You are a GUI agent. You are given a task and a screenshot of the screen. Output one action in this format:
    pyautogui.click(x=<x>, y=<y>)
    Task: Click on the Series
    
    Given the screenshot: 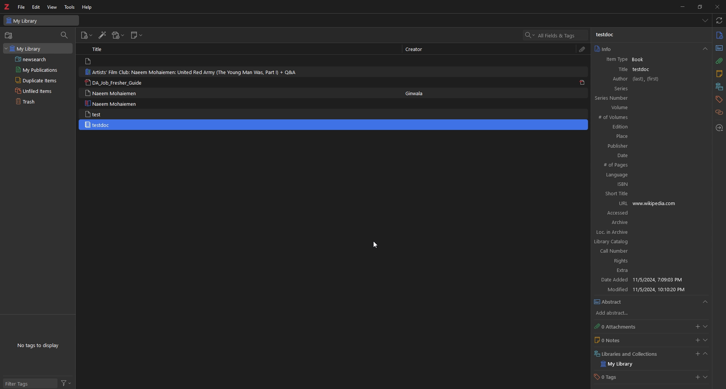 What is the action you would take?
    pyautogui.click(x=636, y=88)
    